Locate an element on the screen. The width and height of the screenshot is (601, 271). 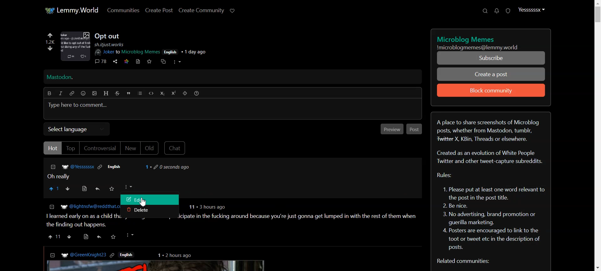
view is located at coordinates (86, 236).